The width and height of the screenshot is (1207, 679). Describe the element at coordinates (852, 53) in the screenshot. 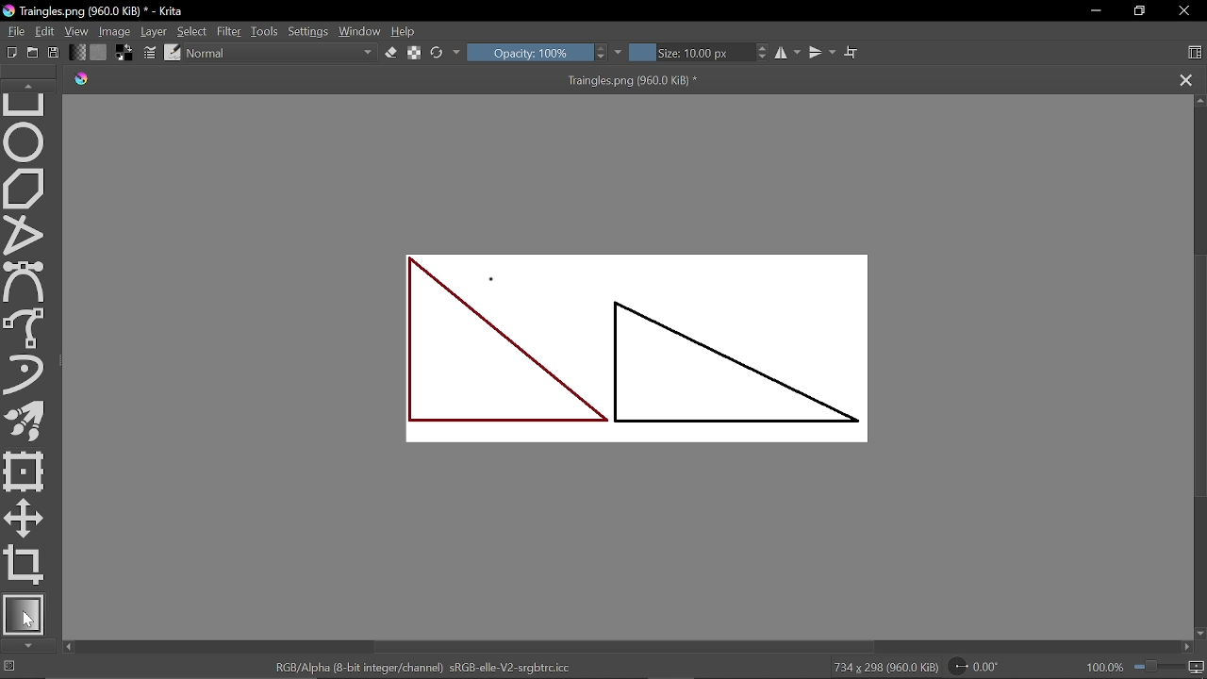

I see `Wrap text tool` at that location.